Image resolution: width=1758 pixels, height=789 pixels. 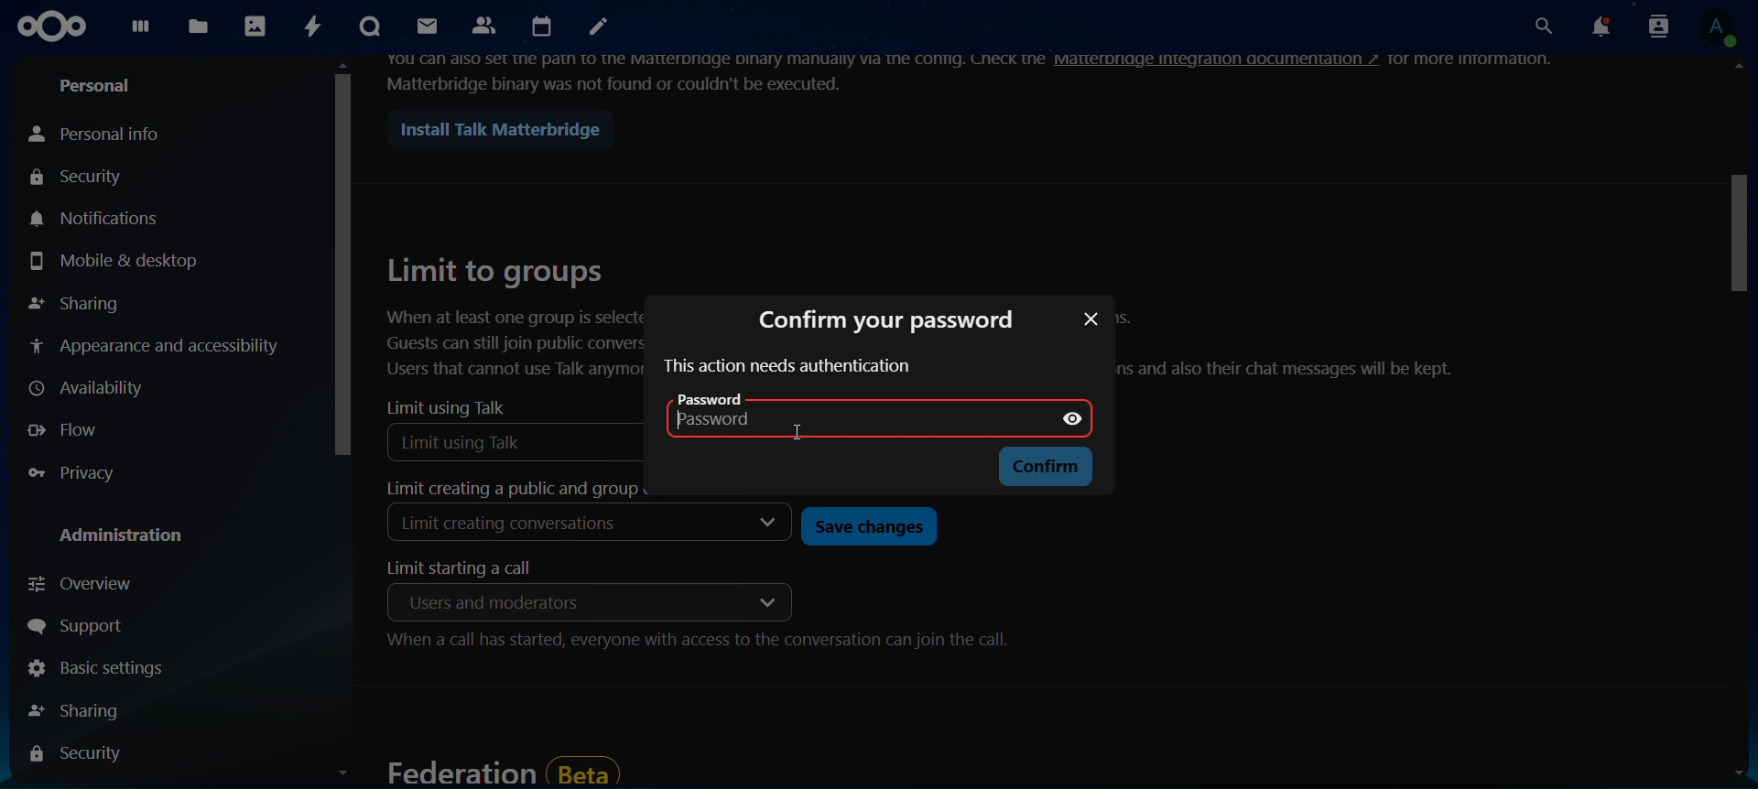 What do you see at coordinates (81, 178) in the screenshot?
I see `security` at bounding box center [81, 178].